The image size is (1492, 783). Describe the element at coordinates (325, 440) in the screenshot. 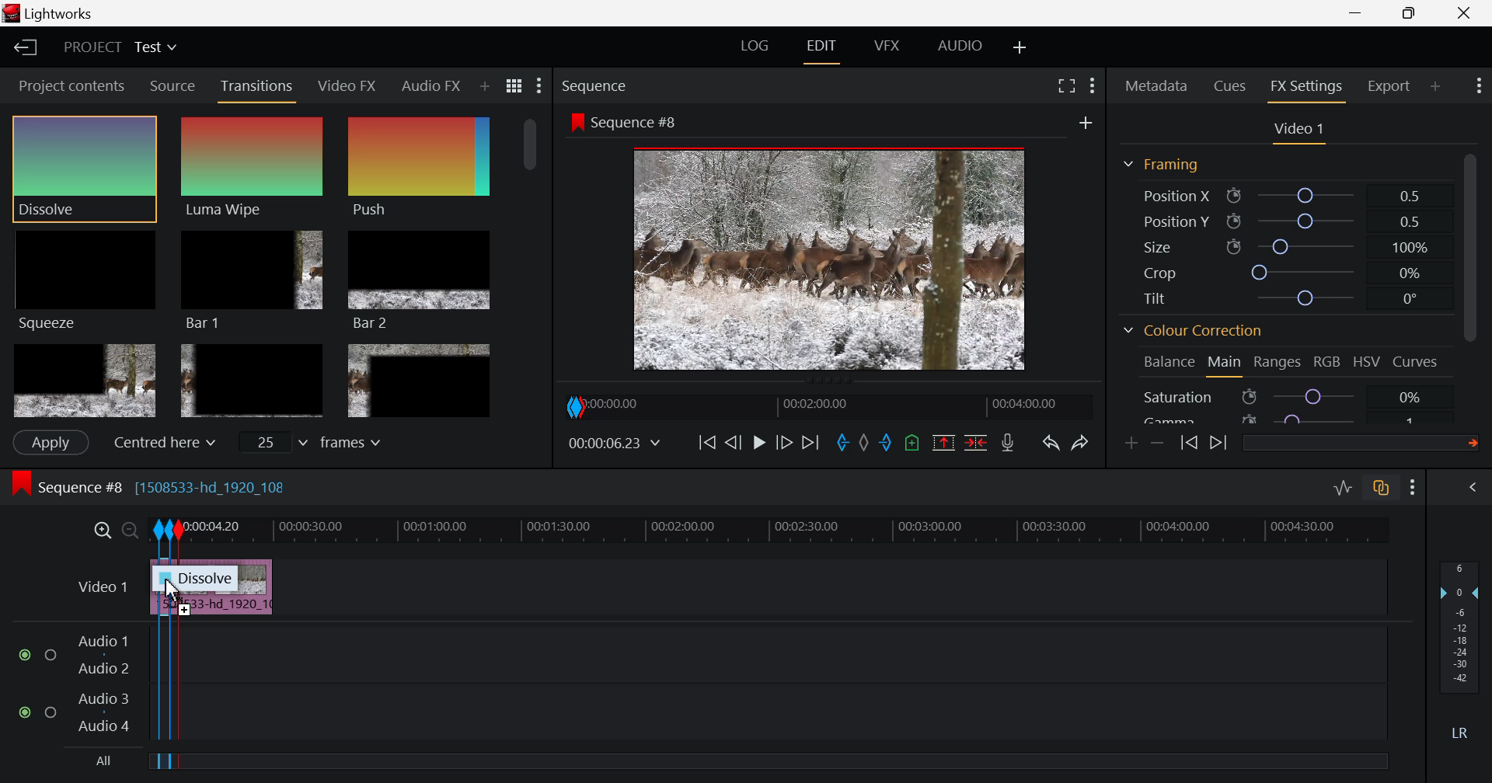

I see `frames input field` at that location.